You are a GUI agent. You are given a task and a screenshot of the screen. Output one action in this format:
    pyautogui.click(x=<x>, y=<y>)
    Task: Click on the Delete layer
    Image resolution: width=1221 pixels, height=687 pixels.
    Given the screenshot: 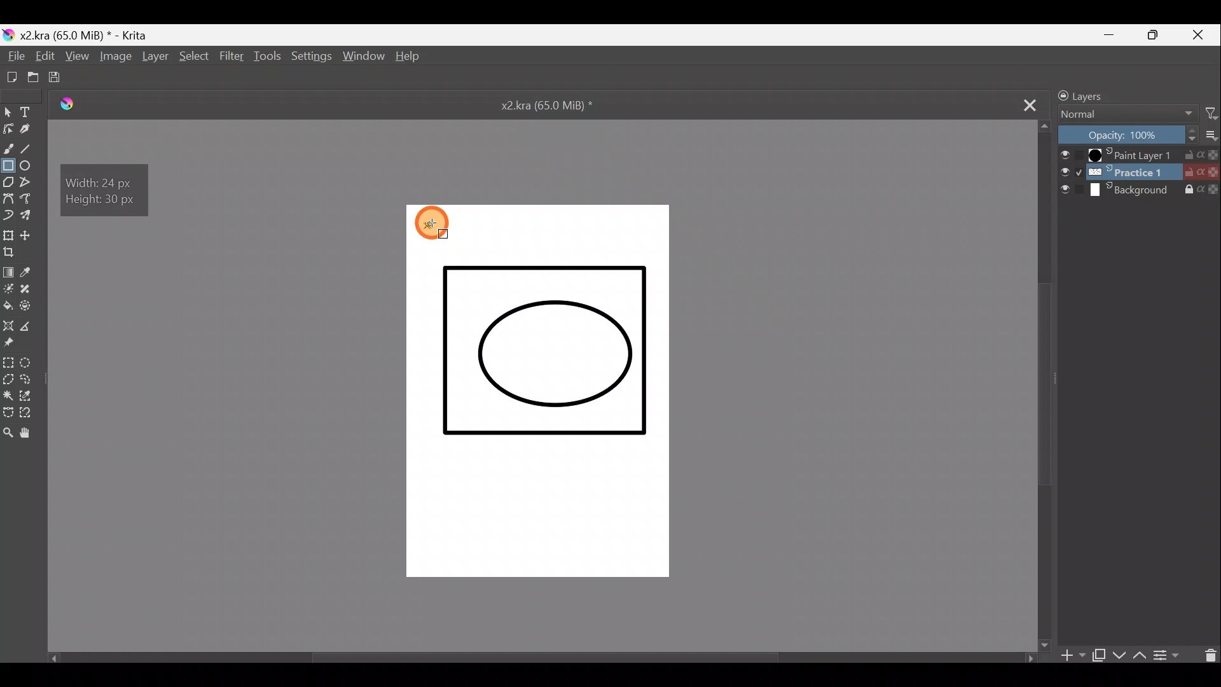 What is the action you would take?
    pyautogui.click(x=1206, y=656)
    